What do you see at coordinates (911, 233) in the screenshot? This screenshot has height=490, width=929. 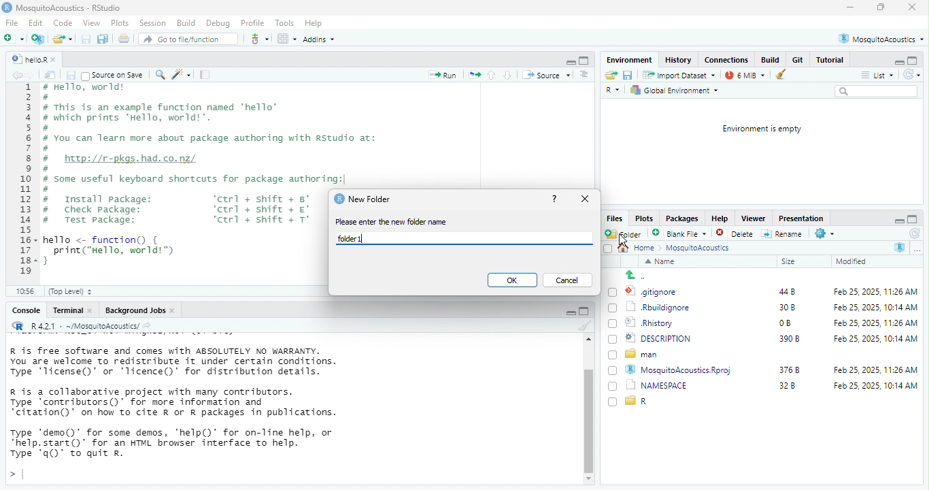 I see `refresh` at bounding box center [911, 233].